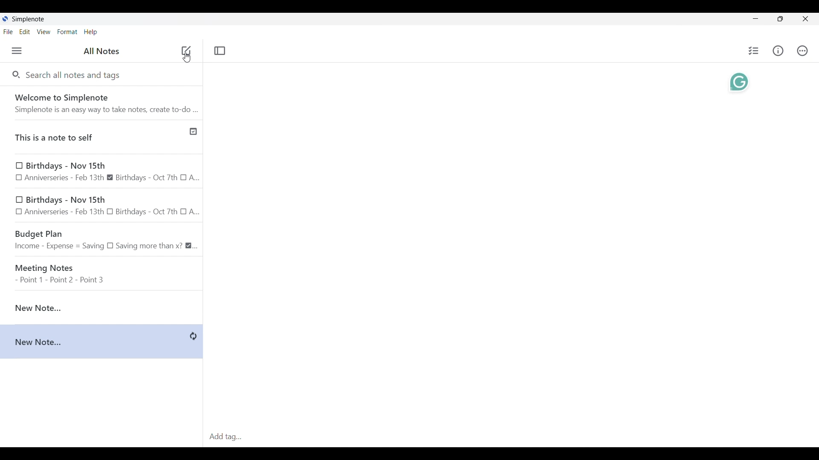  I want to click on File menu, so click(9, 32).